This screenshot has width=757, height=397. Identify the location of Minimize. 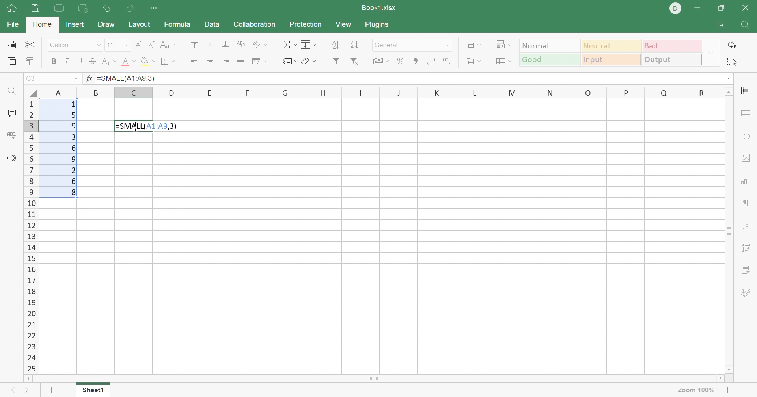
(697, 9).